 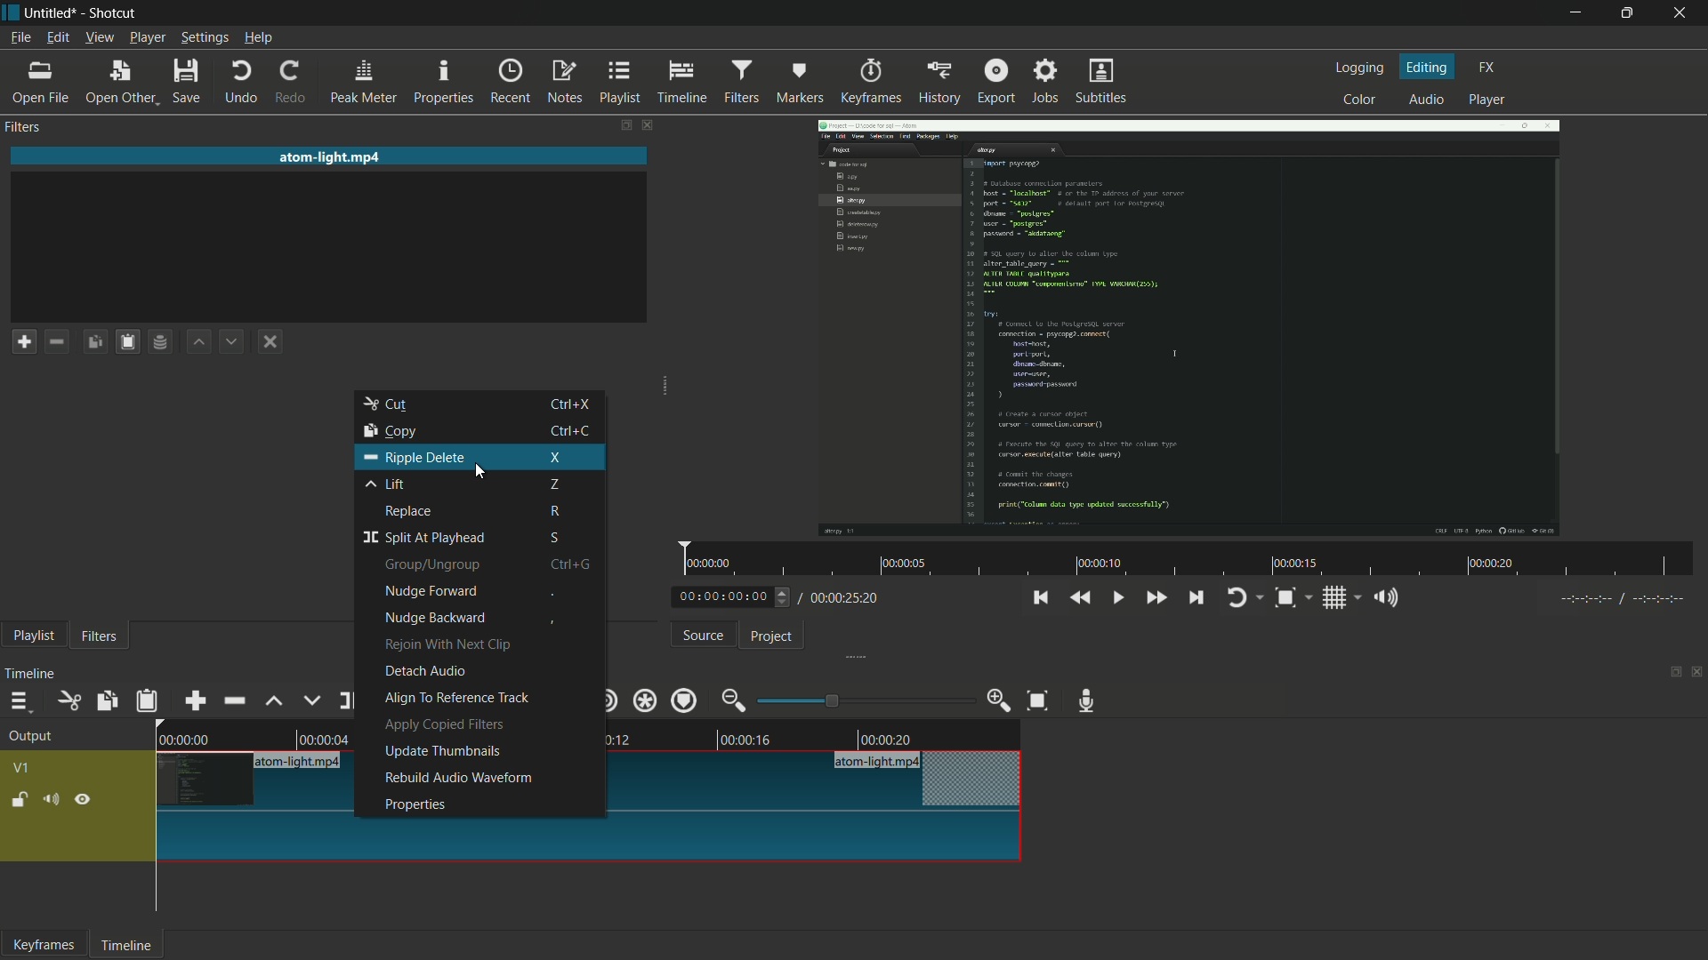 What do you see at coordinates (511, 81) in the screenshot?
I see `recent` at bounding box center [511, 81].